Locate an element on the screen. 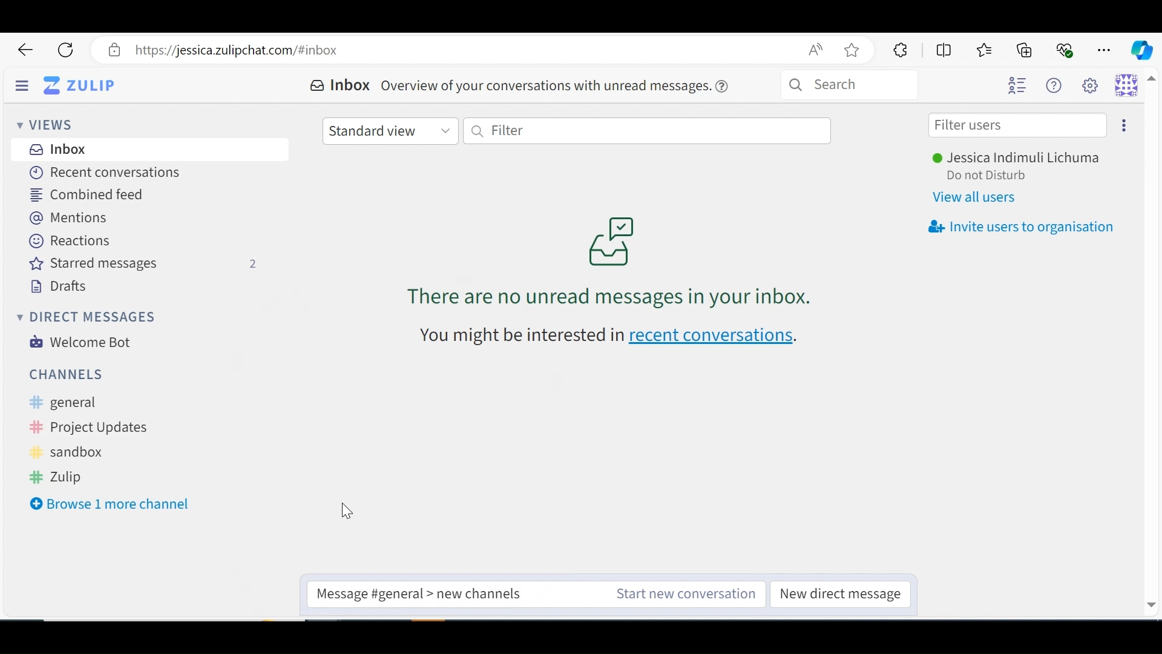 This screenshot has height=654, width=1162. More options is located at coordinates (1121, 124).